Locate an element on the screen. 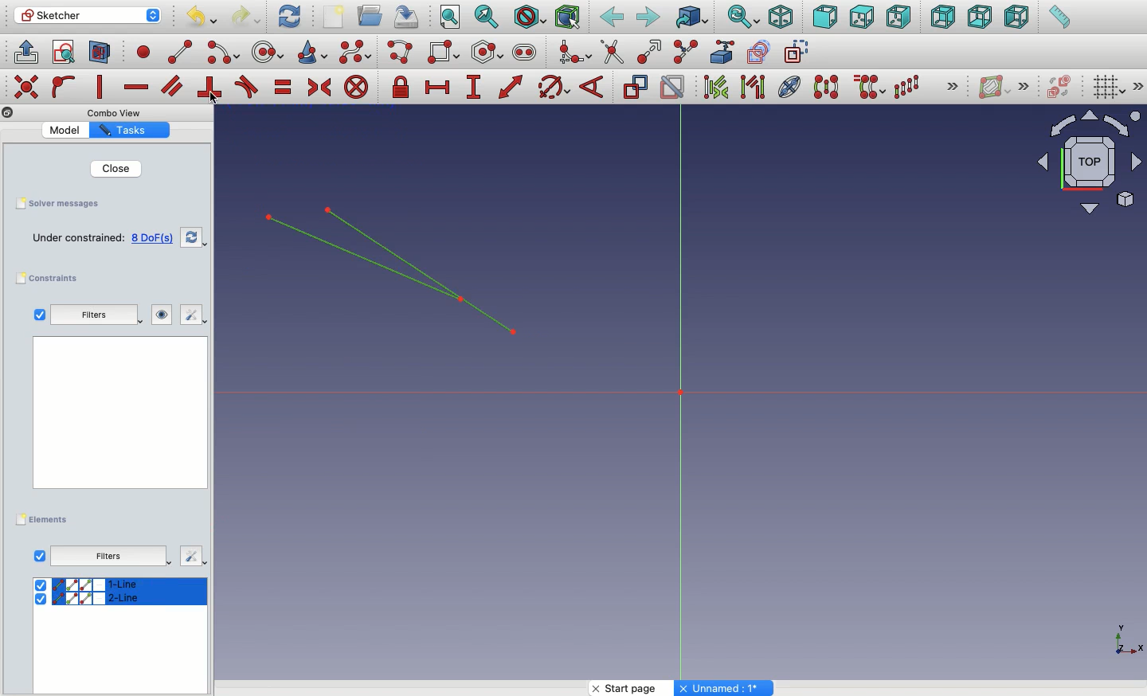  Constrain horizontal distance is located at coordinates (440, 88).